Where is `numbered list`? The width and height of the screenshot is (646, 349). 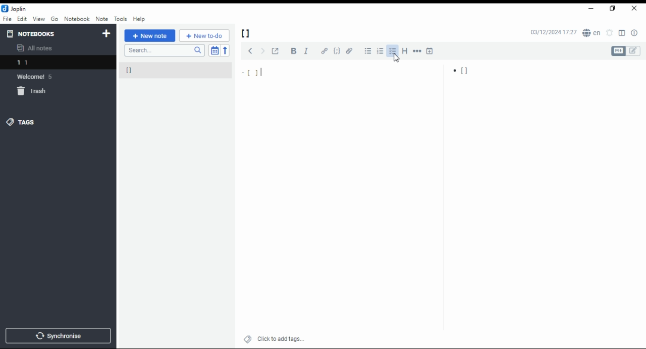 numbered list is located at coordinates (380, 51).